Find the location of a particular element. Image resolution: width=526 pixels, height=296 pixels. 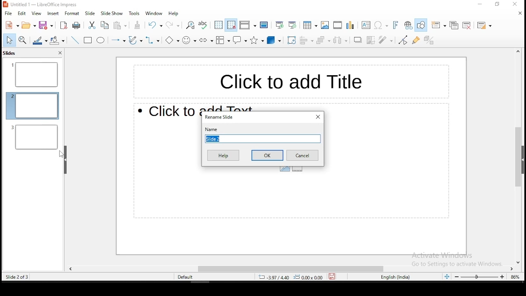

paint bucket tool is located at coordinates (57, 39).